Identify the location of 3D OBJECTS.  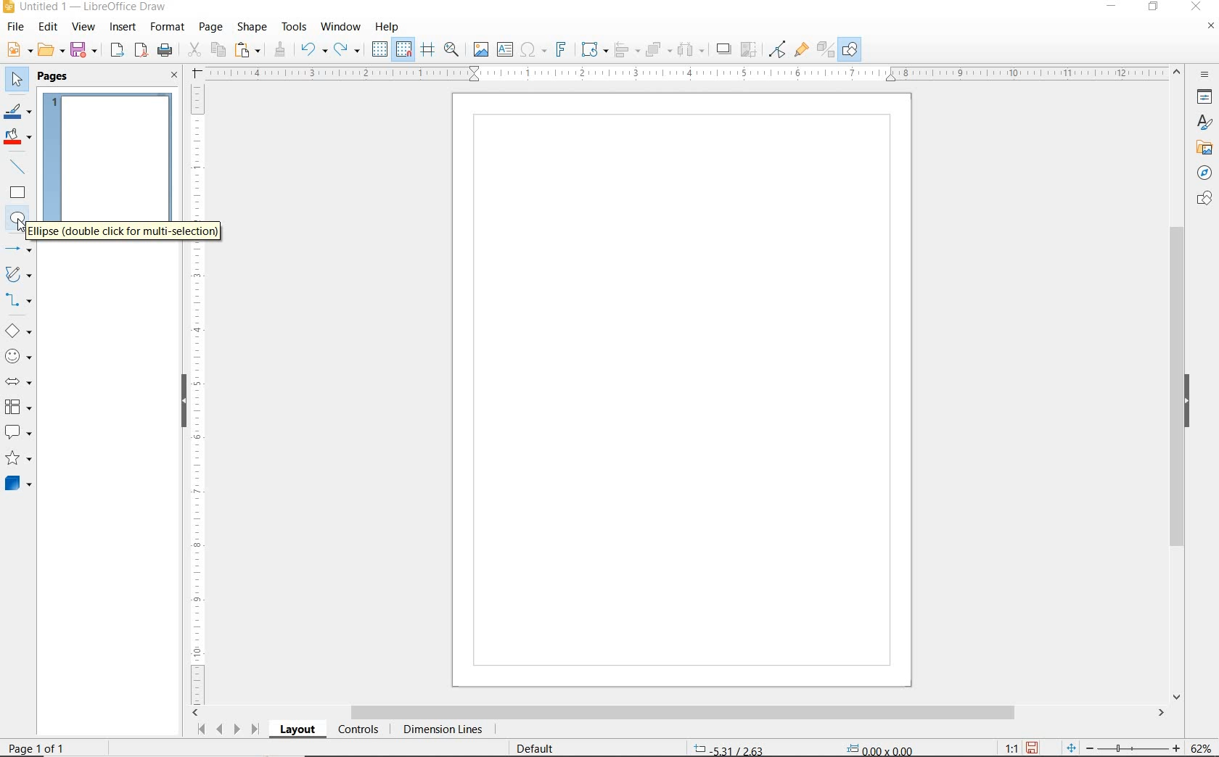
(17, 485).